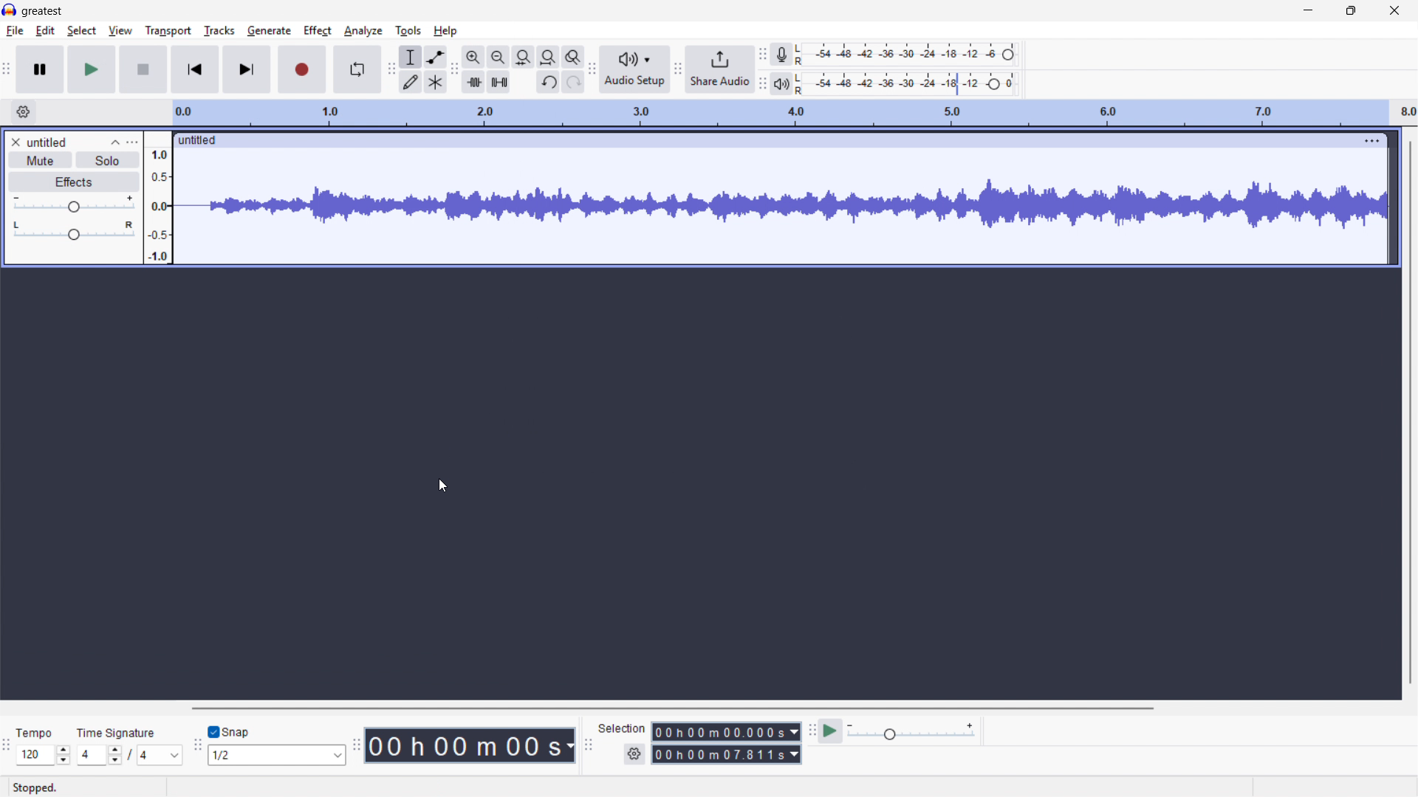  What do you see at coordinates (473, 58) in the screenshot?
I see `zoom in` at bounding box center [473, 58].